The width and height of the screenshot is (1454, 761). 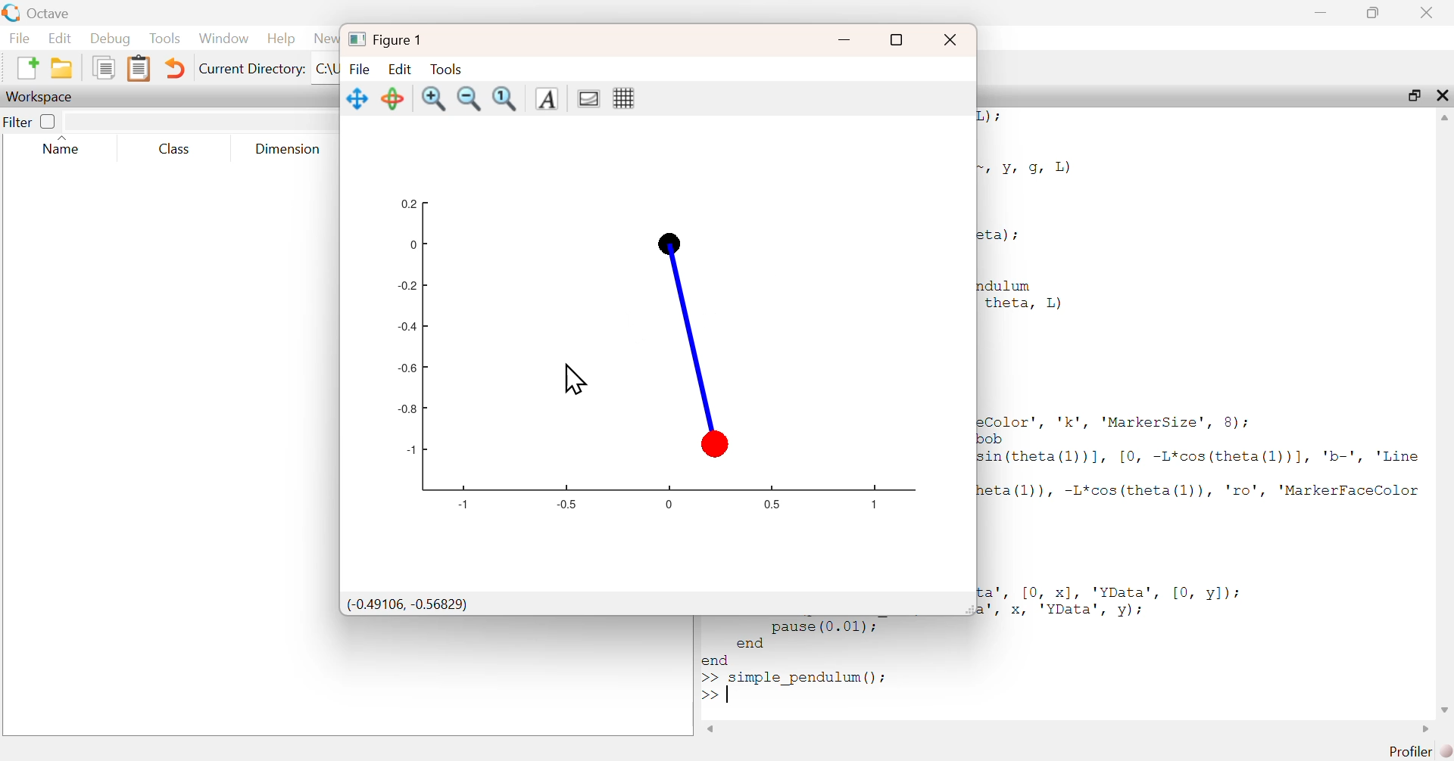 I want to click on Tools, so click(x=166, y=39).